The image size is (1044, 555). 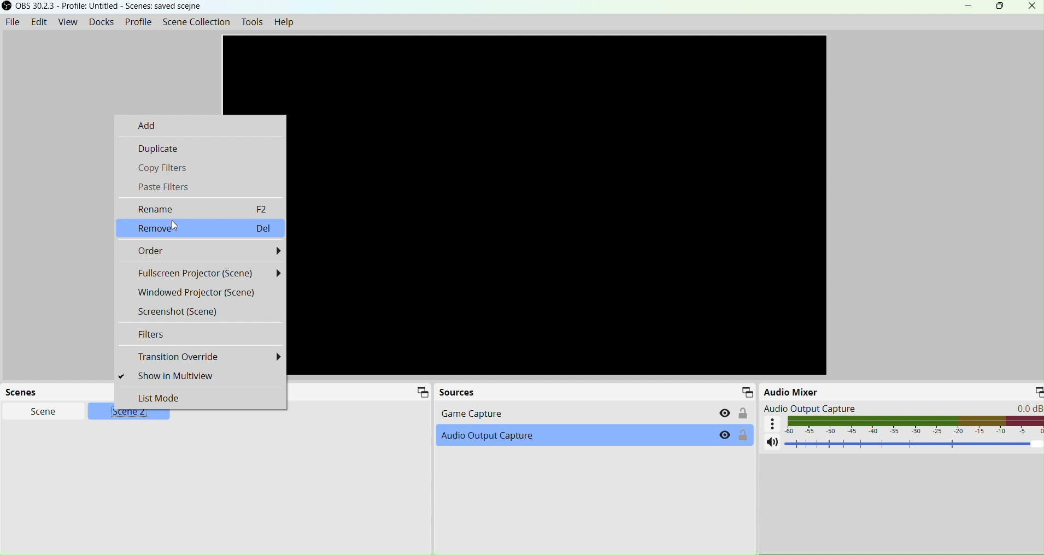 What do you see at coordinates (420, 394) in the screenshot?
I see `Minimize` at bounding box center [420, 394].